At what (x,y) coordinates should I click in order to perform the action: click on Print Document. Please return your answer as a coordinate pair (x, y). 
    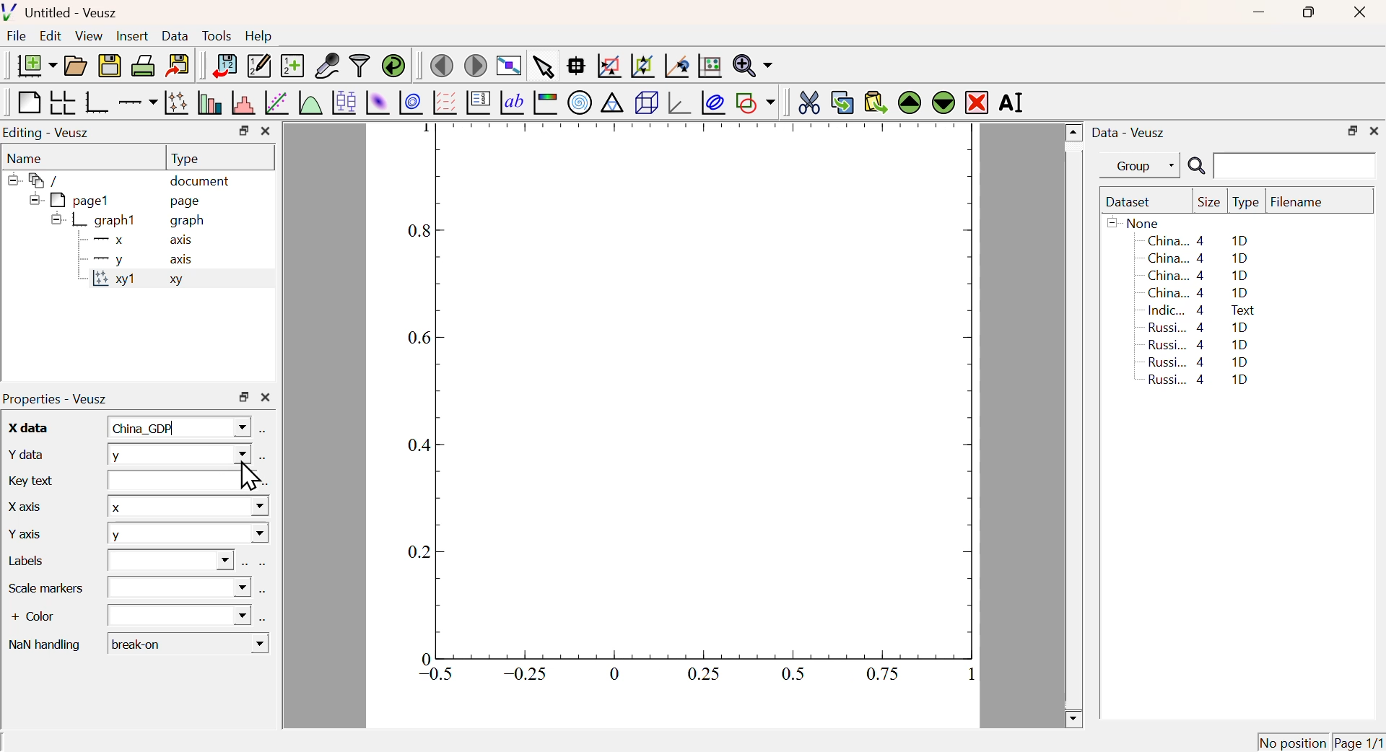
    Looking at the image, I should click on (142, 65).